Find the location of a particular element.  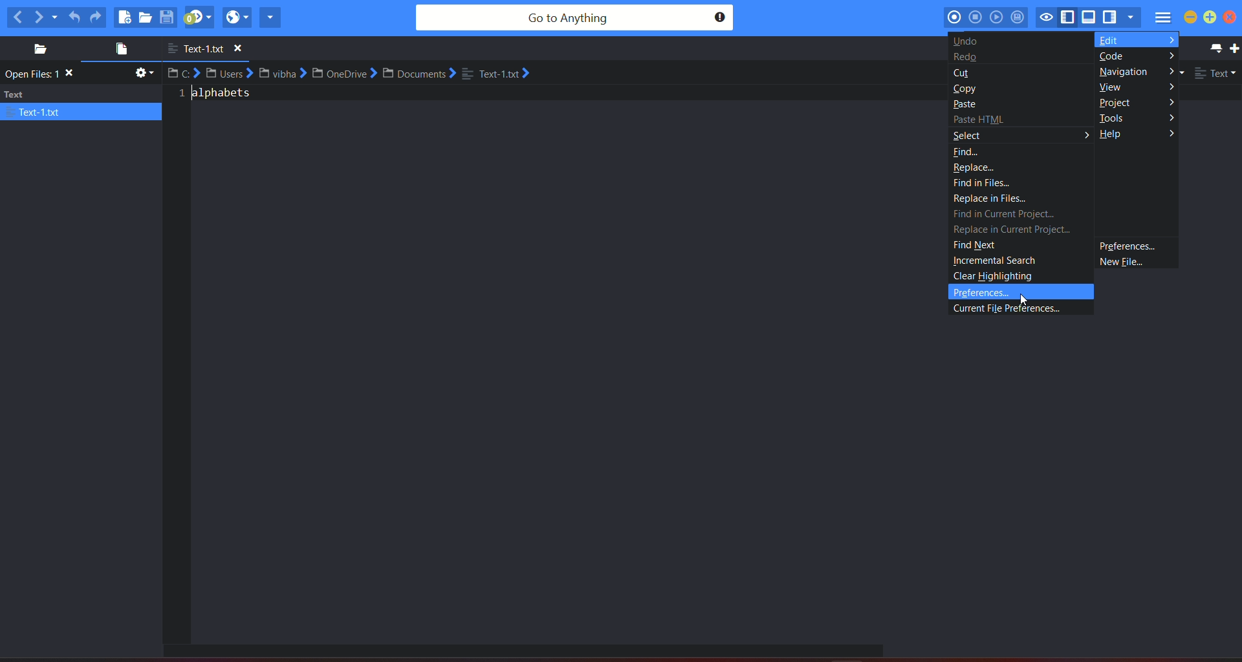

file path is located at coordinates (354, 74).